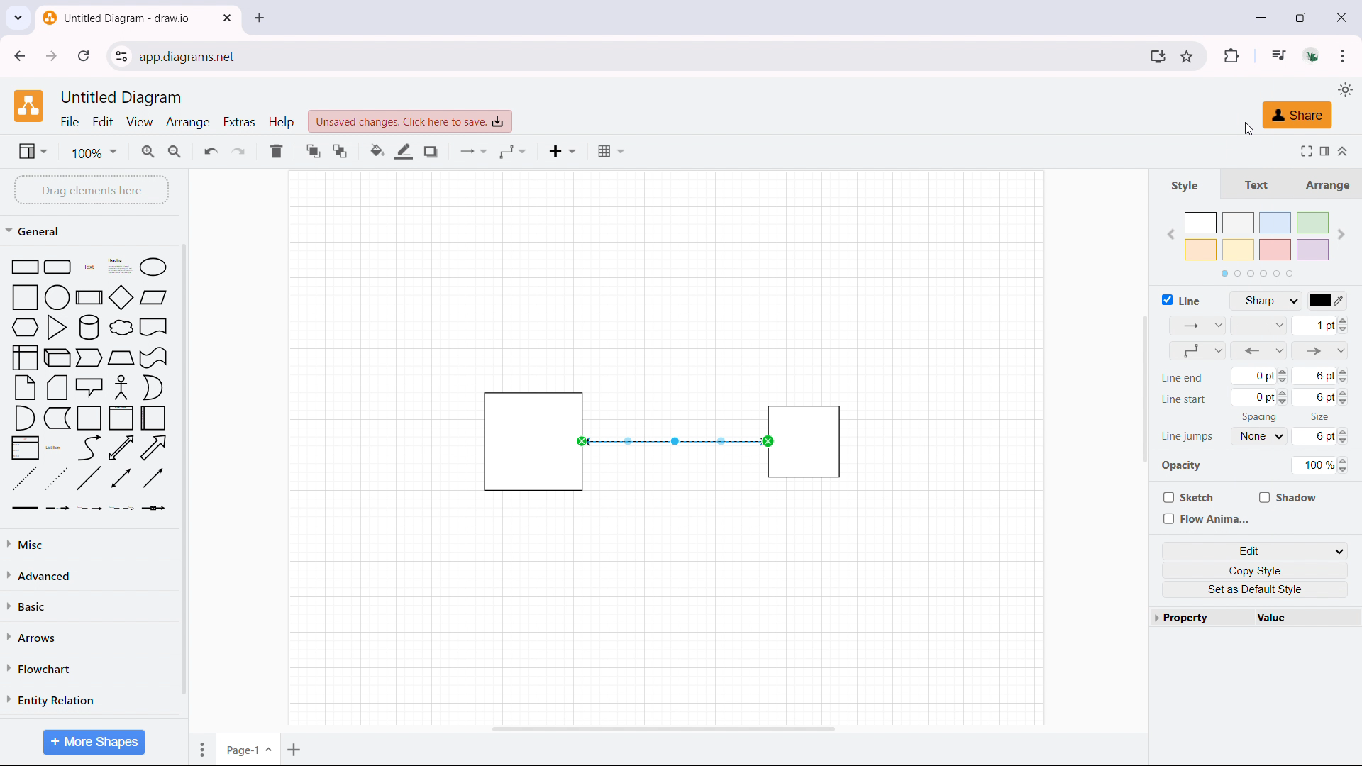  Describe the element at coordinates (1289, 498) in the screenshot. I see `shadow` at that location.